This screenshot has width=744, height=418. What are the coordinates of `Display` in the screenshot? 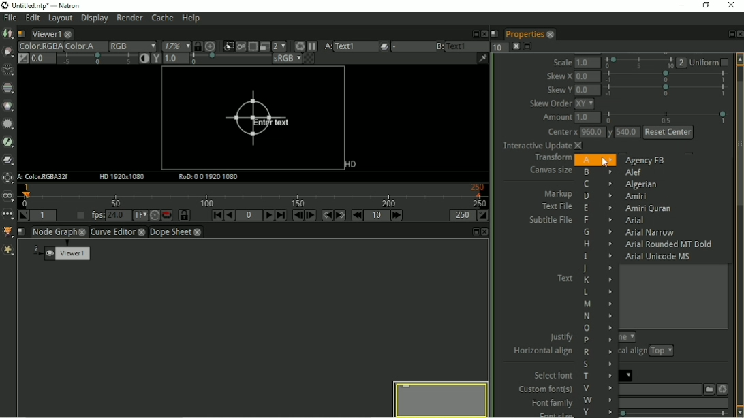 It's located at (94, 20).